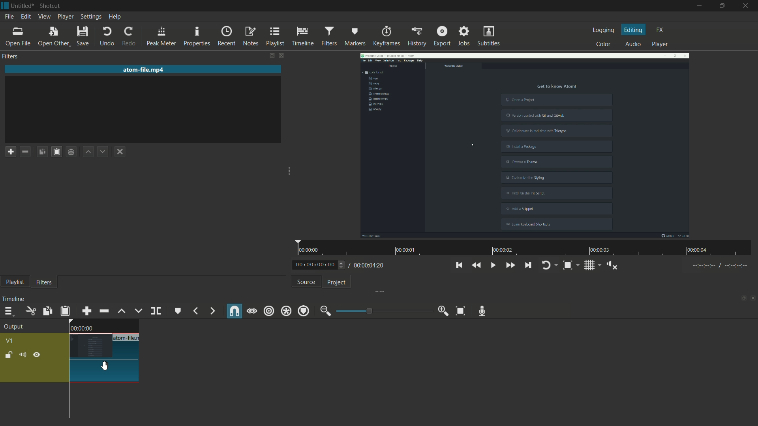  What do you see at coordinates (442, 37) in the screenshot?
I see `export` at bounding box center [442, 37].